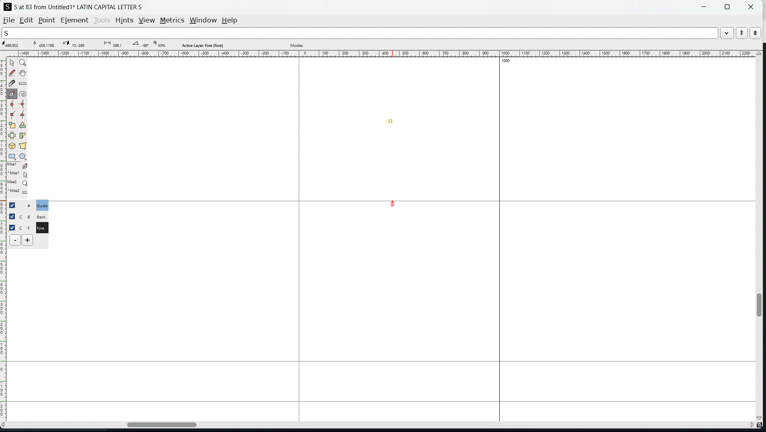 This screenshot has height=432, width=766. I want to click on S at 83 from Untitled 1 LATIN CAPITAL LETTER S, so click(79, 6).